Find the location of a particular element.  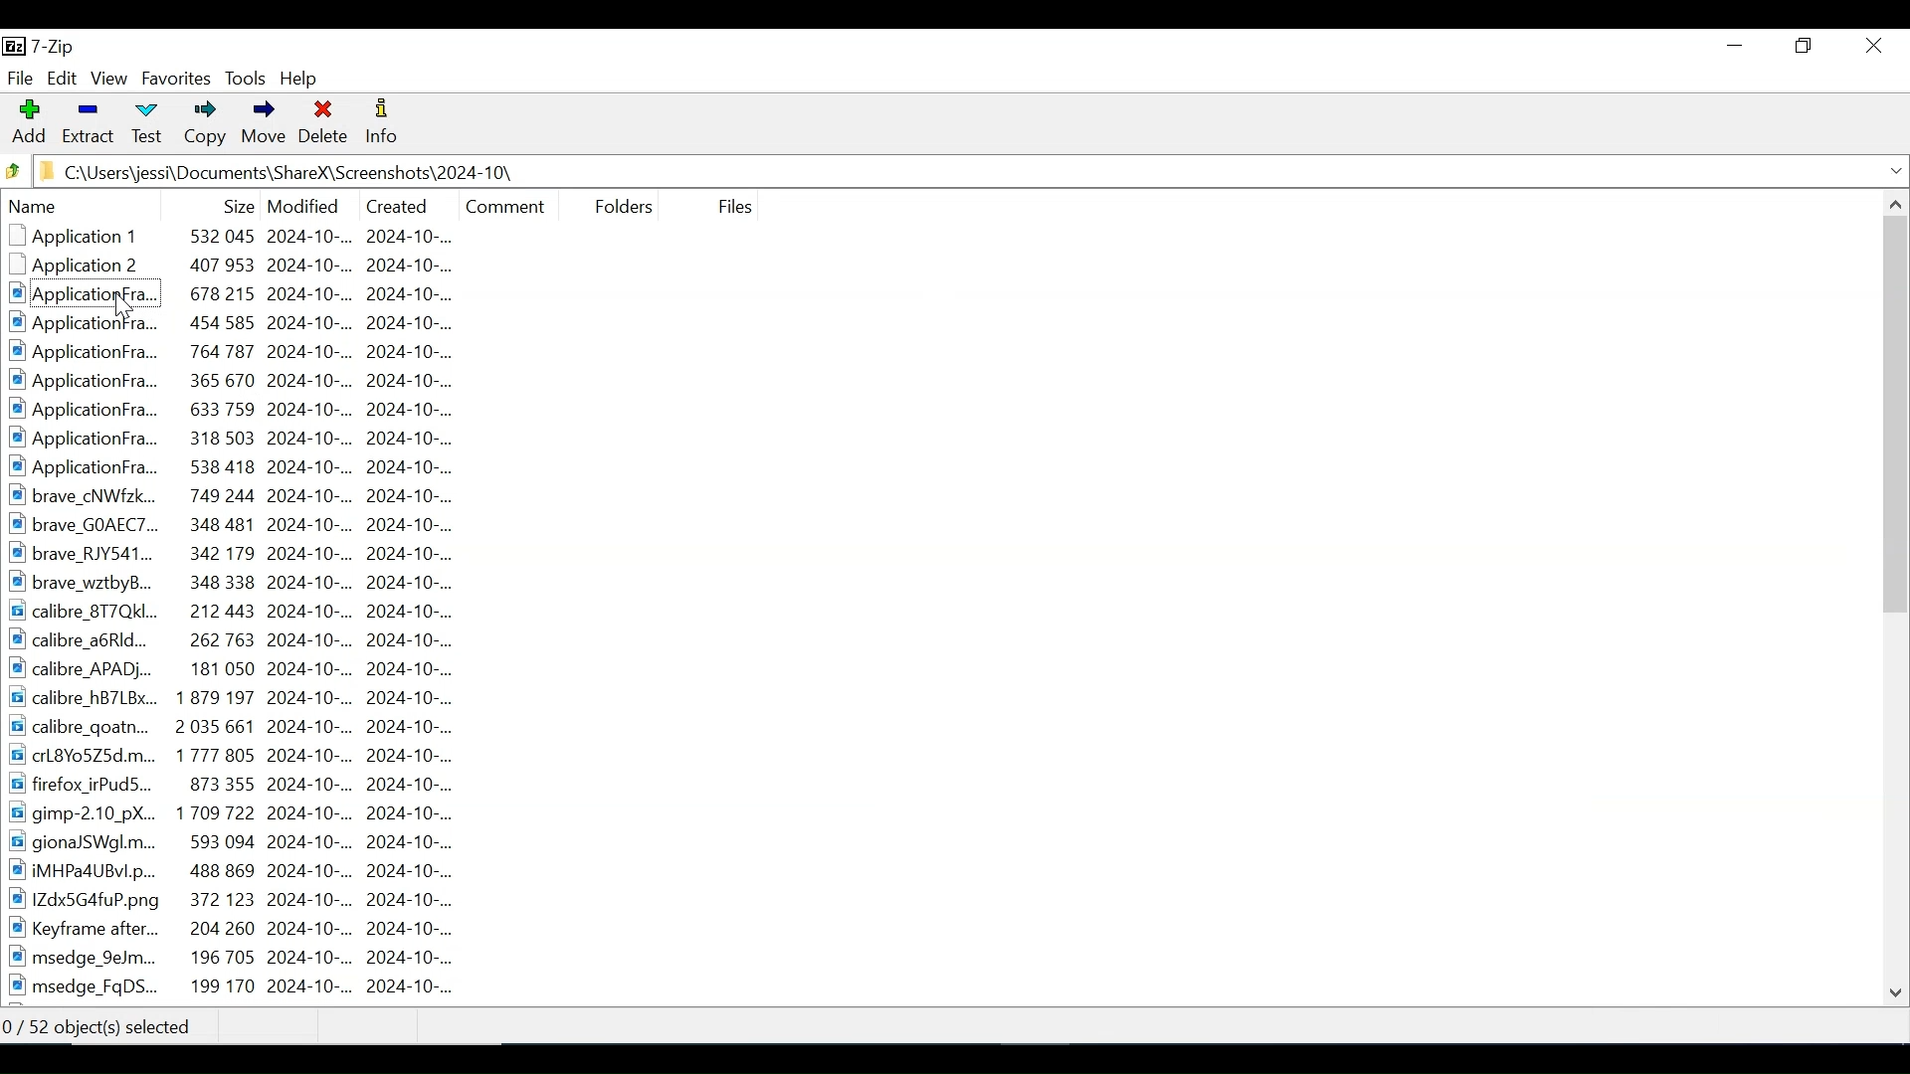

Applicationfra... 678 215 2024-10-.. 2024-10-... is located at coordinates (255, 293).